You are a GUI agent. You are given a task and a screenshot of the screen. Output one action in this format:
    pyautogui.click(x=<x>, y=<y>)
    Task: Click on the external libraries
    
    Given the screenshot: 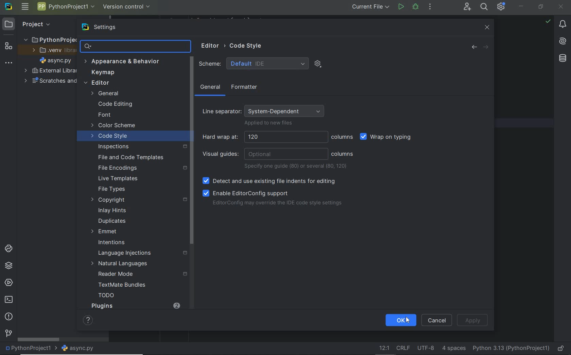 What is the action you would take?
    pyautogui.click(x=50, y=71)
    